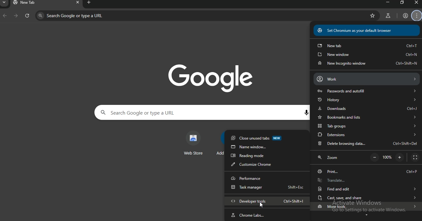 This screenshot has height=221, width=422. Describe the element at coordinates (367, 134) in the screenshot. I see `extensions` at that location.